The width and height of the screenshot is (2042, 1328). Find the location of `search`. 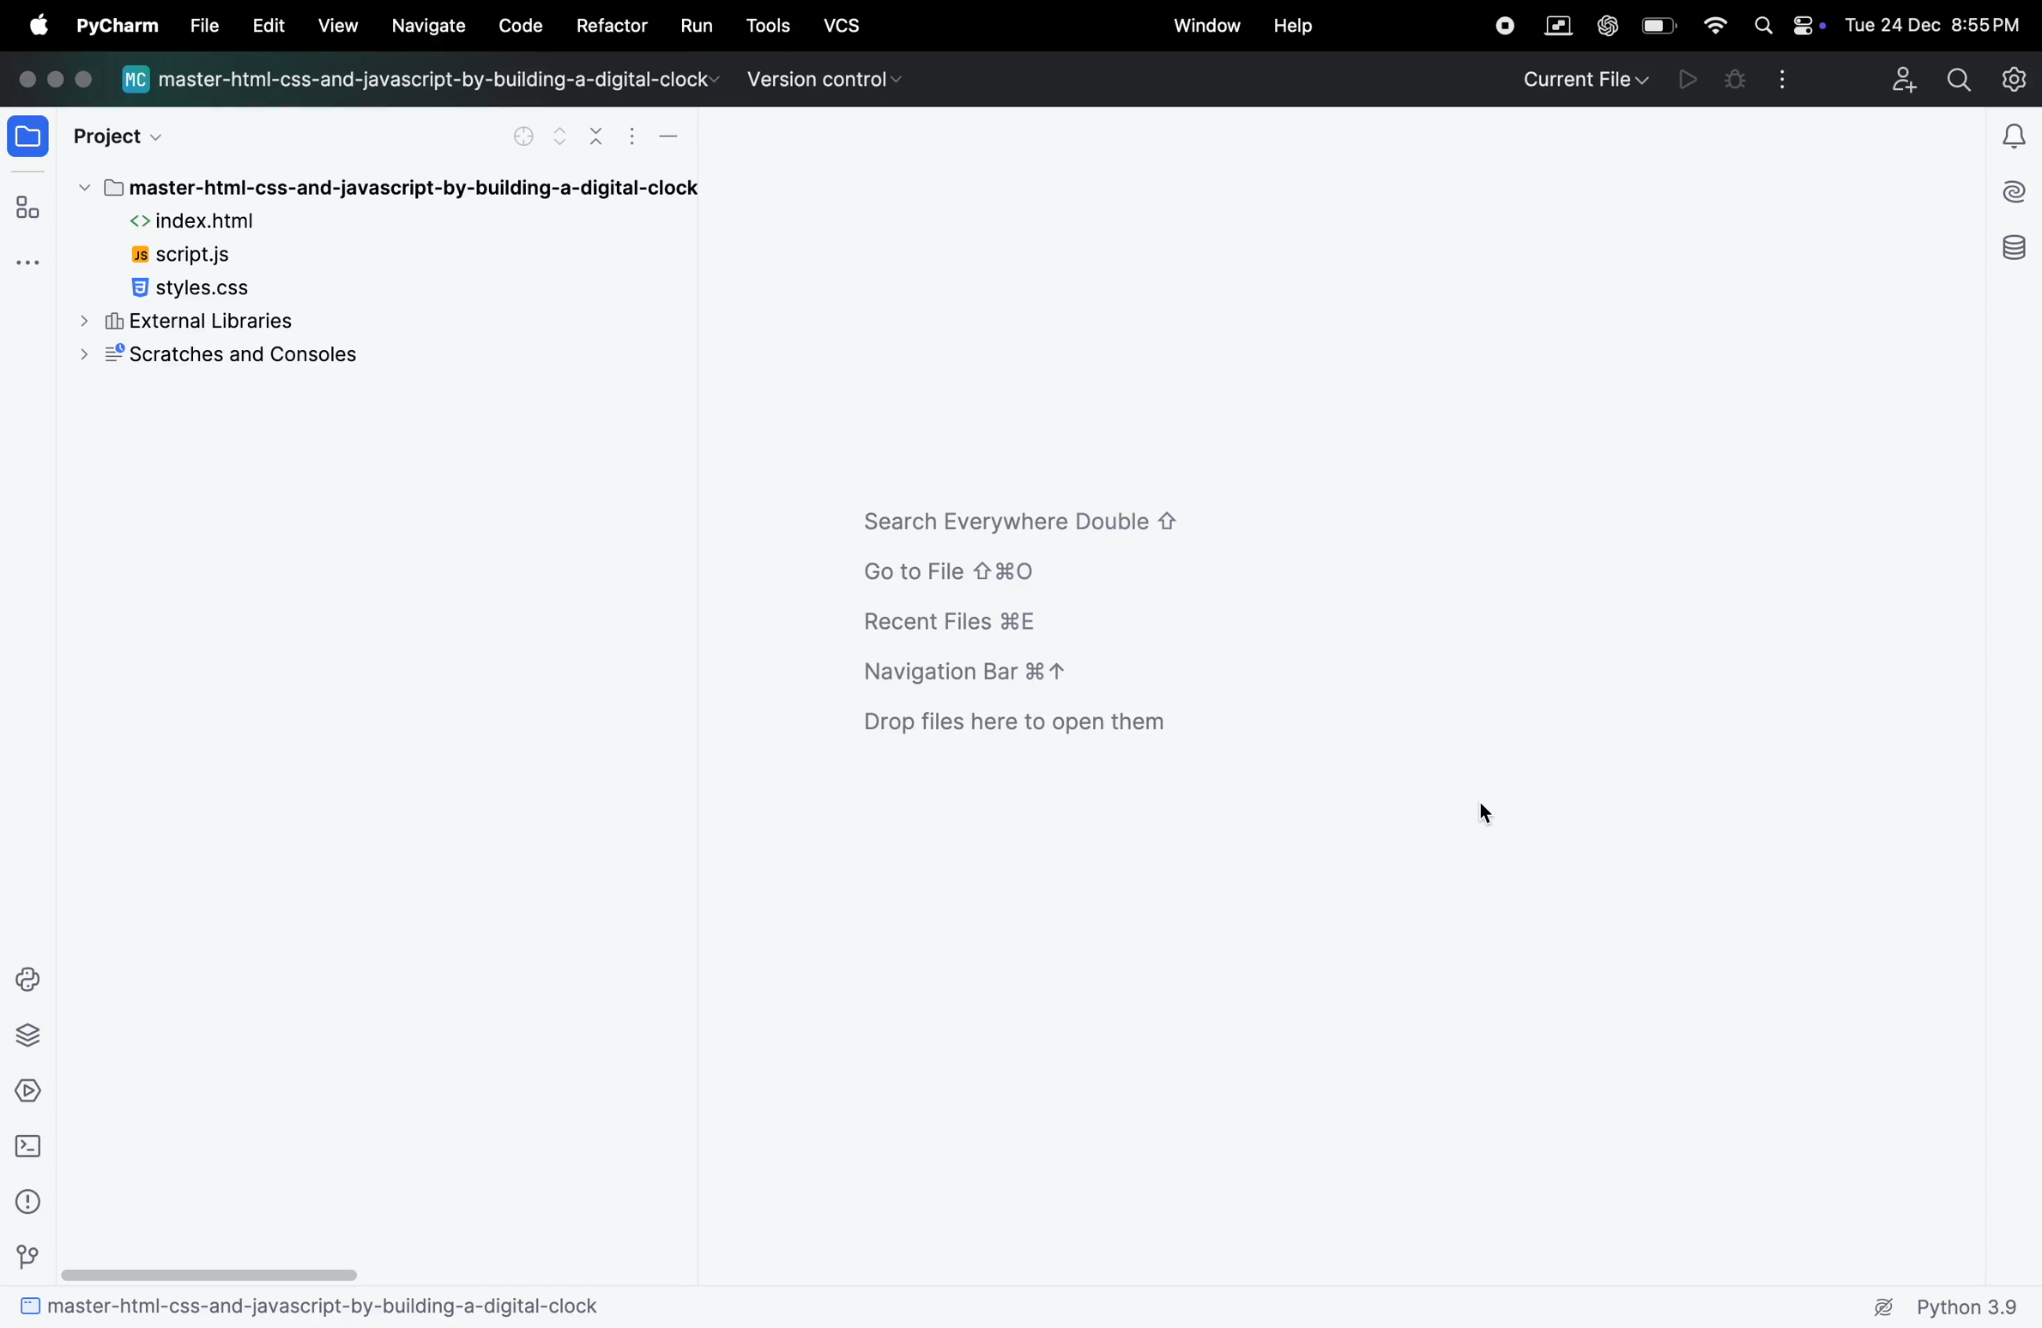

search is located at coordinates (1958, 78).